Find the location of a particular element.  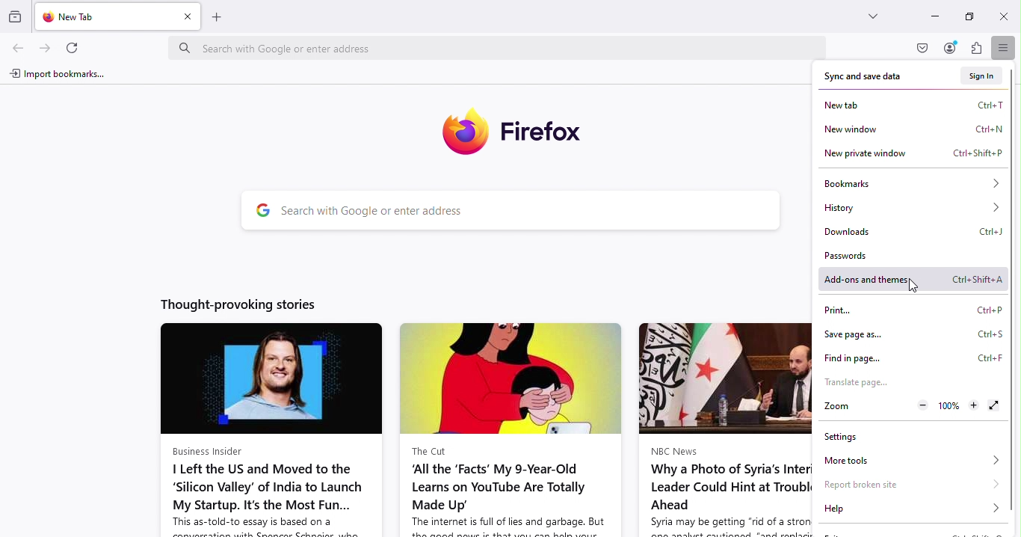

Zoom out is located at coordinates (921, 407).